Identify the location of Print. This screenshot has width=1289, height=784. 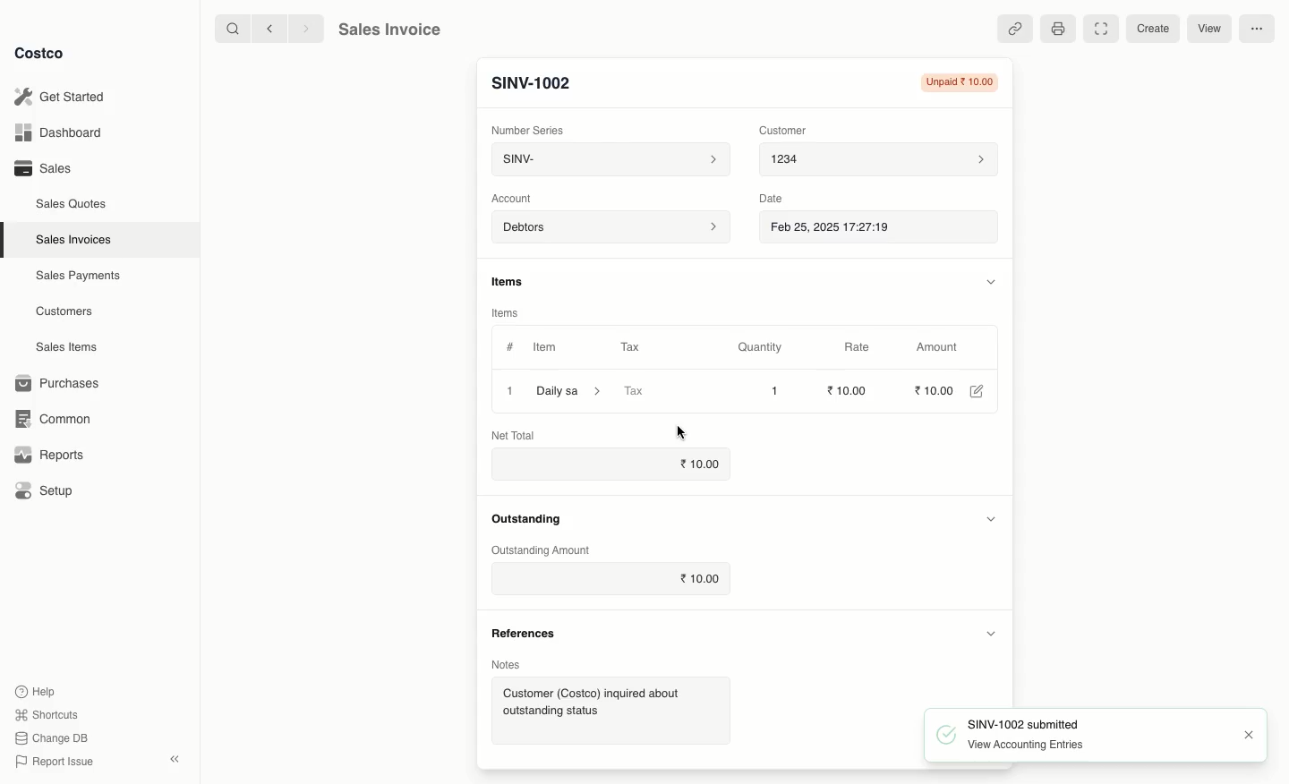
(1059, 30).